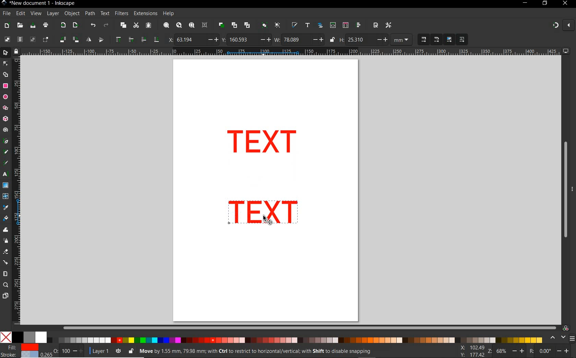 Image resolution: width=576 pixels, height=358 pixels. Describe the element at coordinates (206, 25) in the screenshot. I see `zoom center page` at that location.